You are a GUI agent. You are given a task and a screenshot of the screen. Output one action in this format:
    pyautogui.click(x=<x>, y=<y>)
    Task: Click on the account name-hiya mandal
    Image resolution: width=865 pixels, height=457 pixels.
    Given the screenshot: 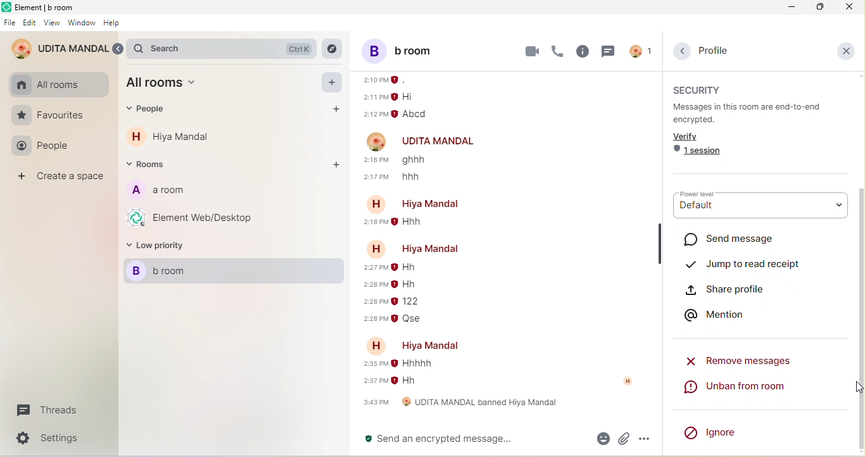 What is the action you would take?
    pyautogui.click(x=420, y=203)
    